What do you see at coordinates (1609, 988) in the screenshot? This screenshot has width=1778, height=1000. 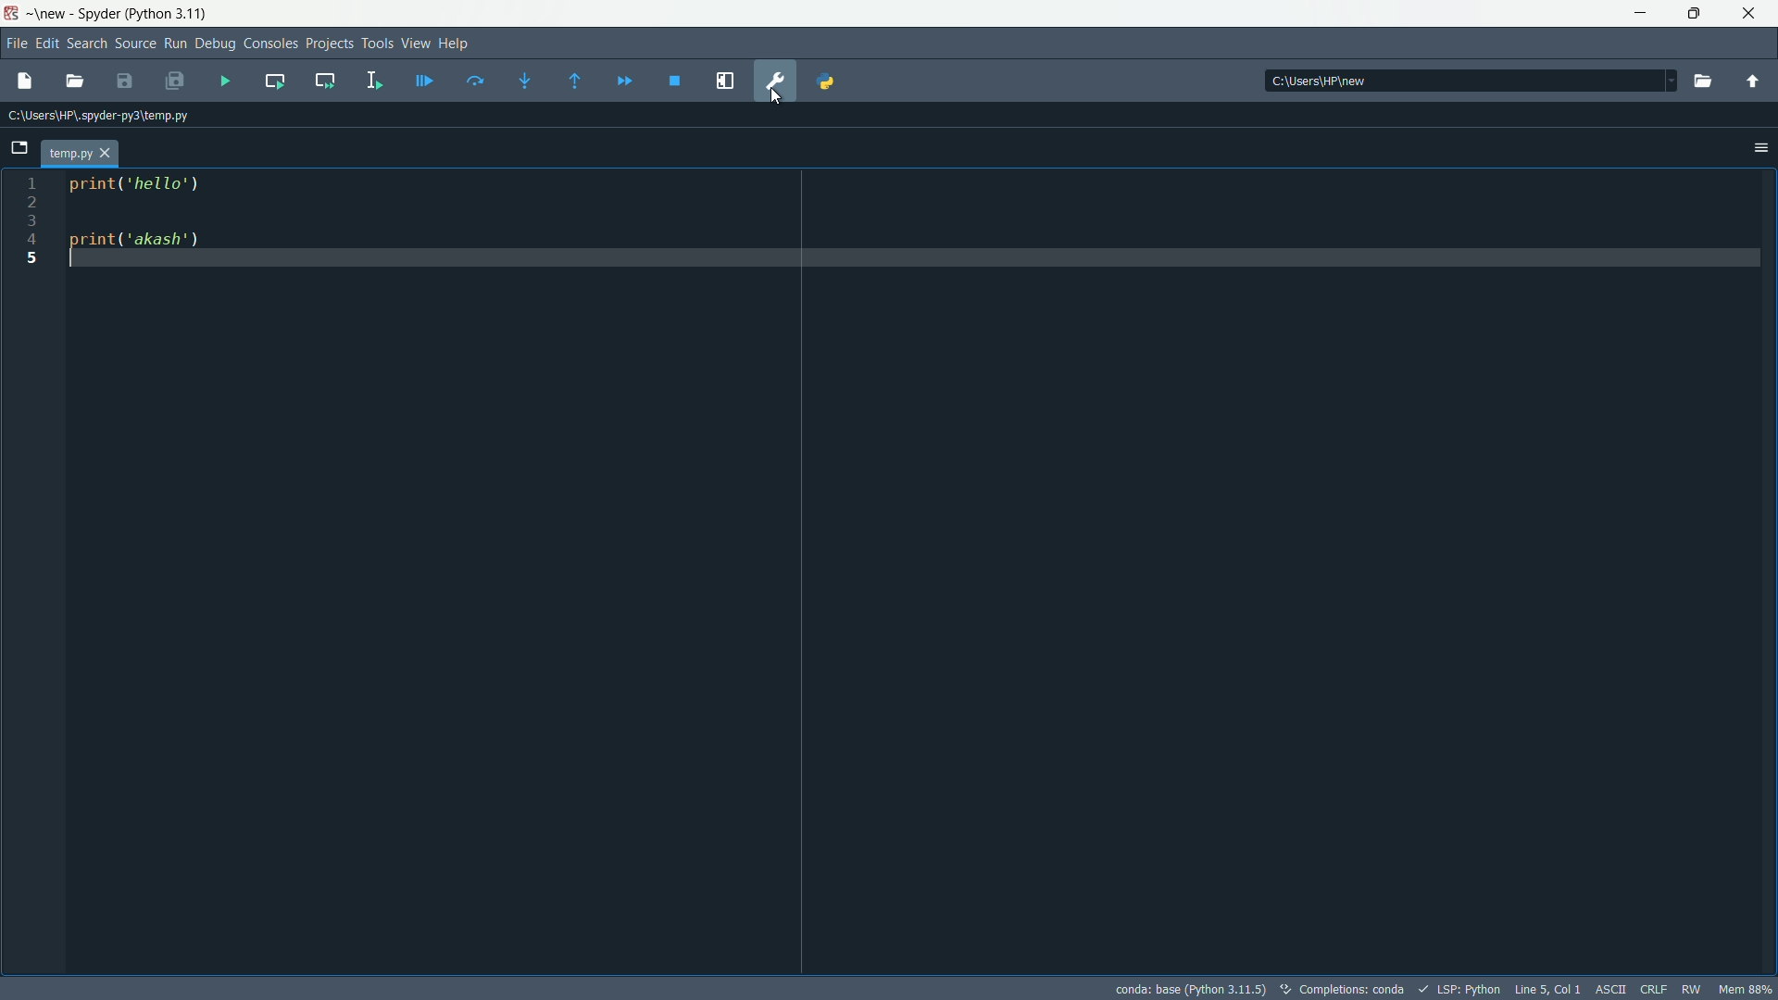 I see `ASII` at bounding box center [1609, 988].